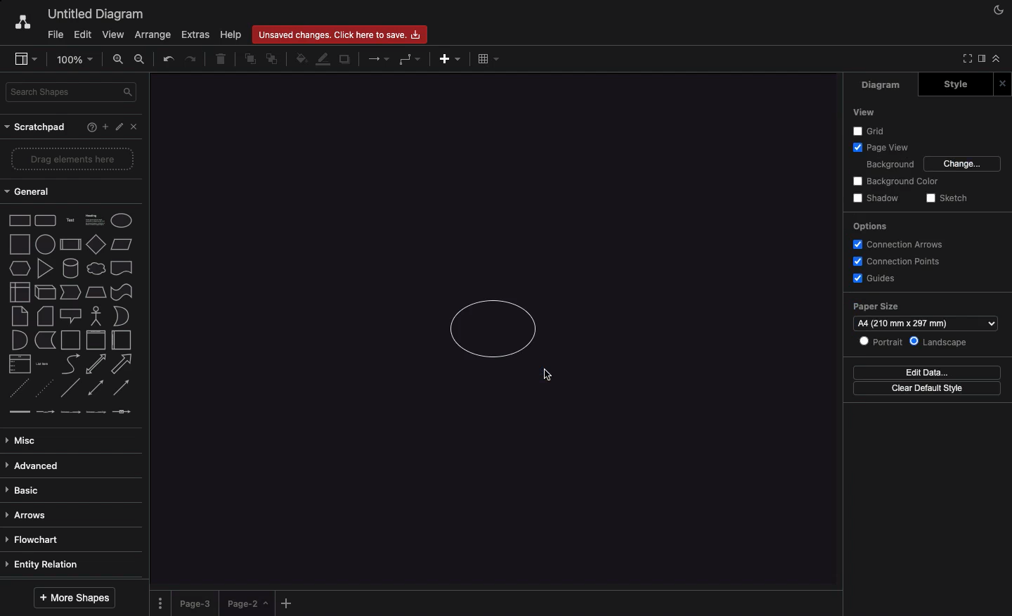 Image resolution: width=1012 pixels, height=616 pixels. I want to click on data storage, so click(46, 340).